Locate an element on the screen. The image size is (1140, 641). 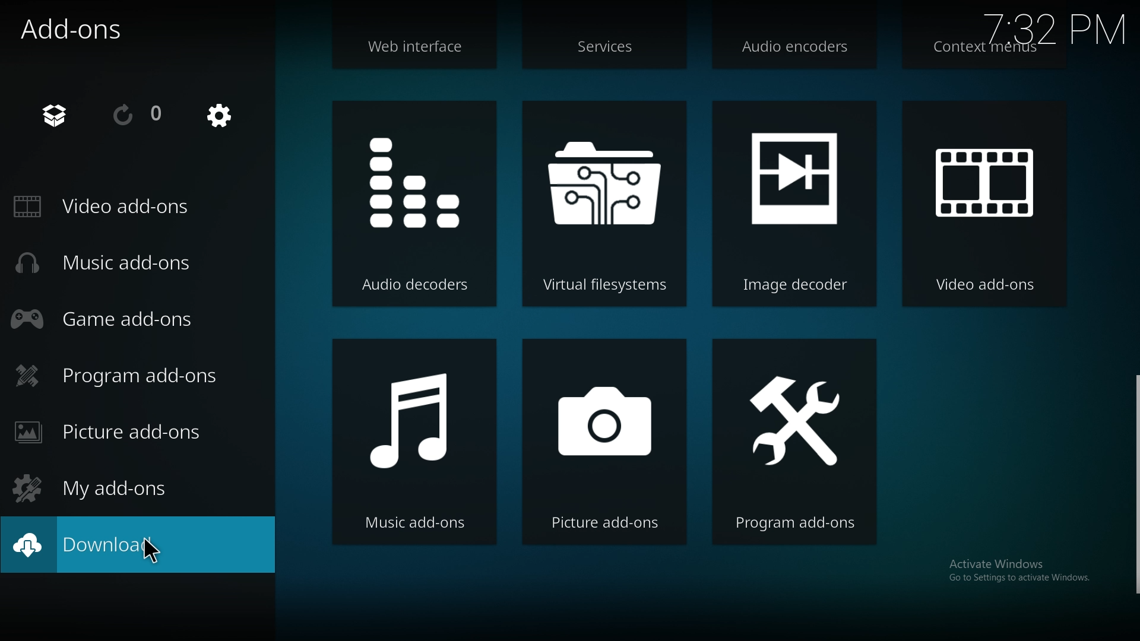
my add ons is located at coordinates (100, 486).